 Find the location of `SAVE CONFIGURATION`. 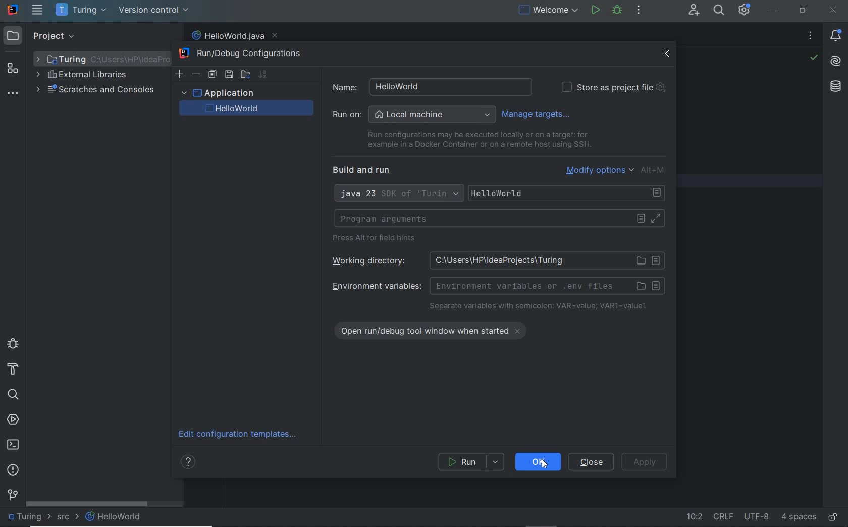

SAVE CONFIGURATION is located at coordinates (229, 75).